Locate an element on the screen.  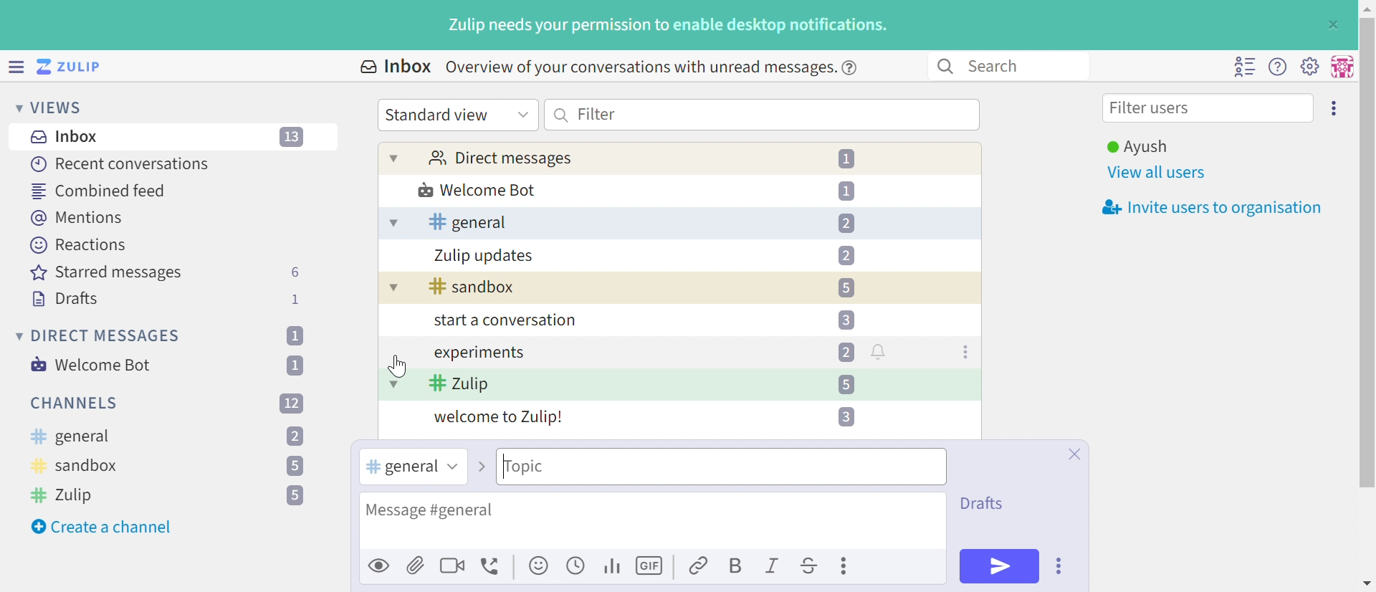
More is located at coordinates (846, 565).